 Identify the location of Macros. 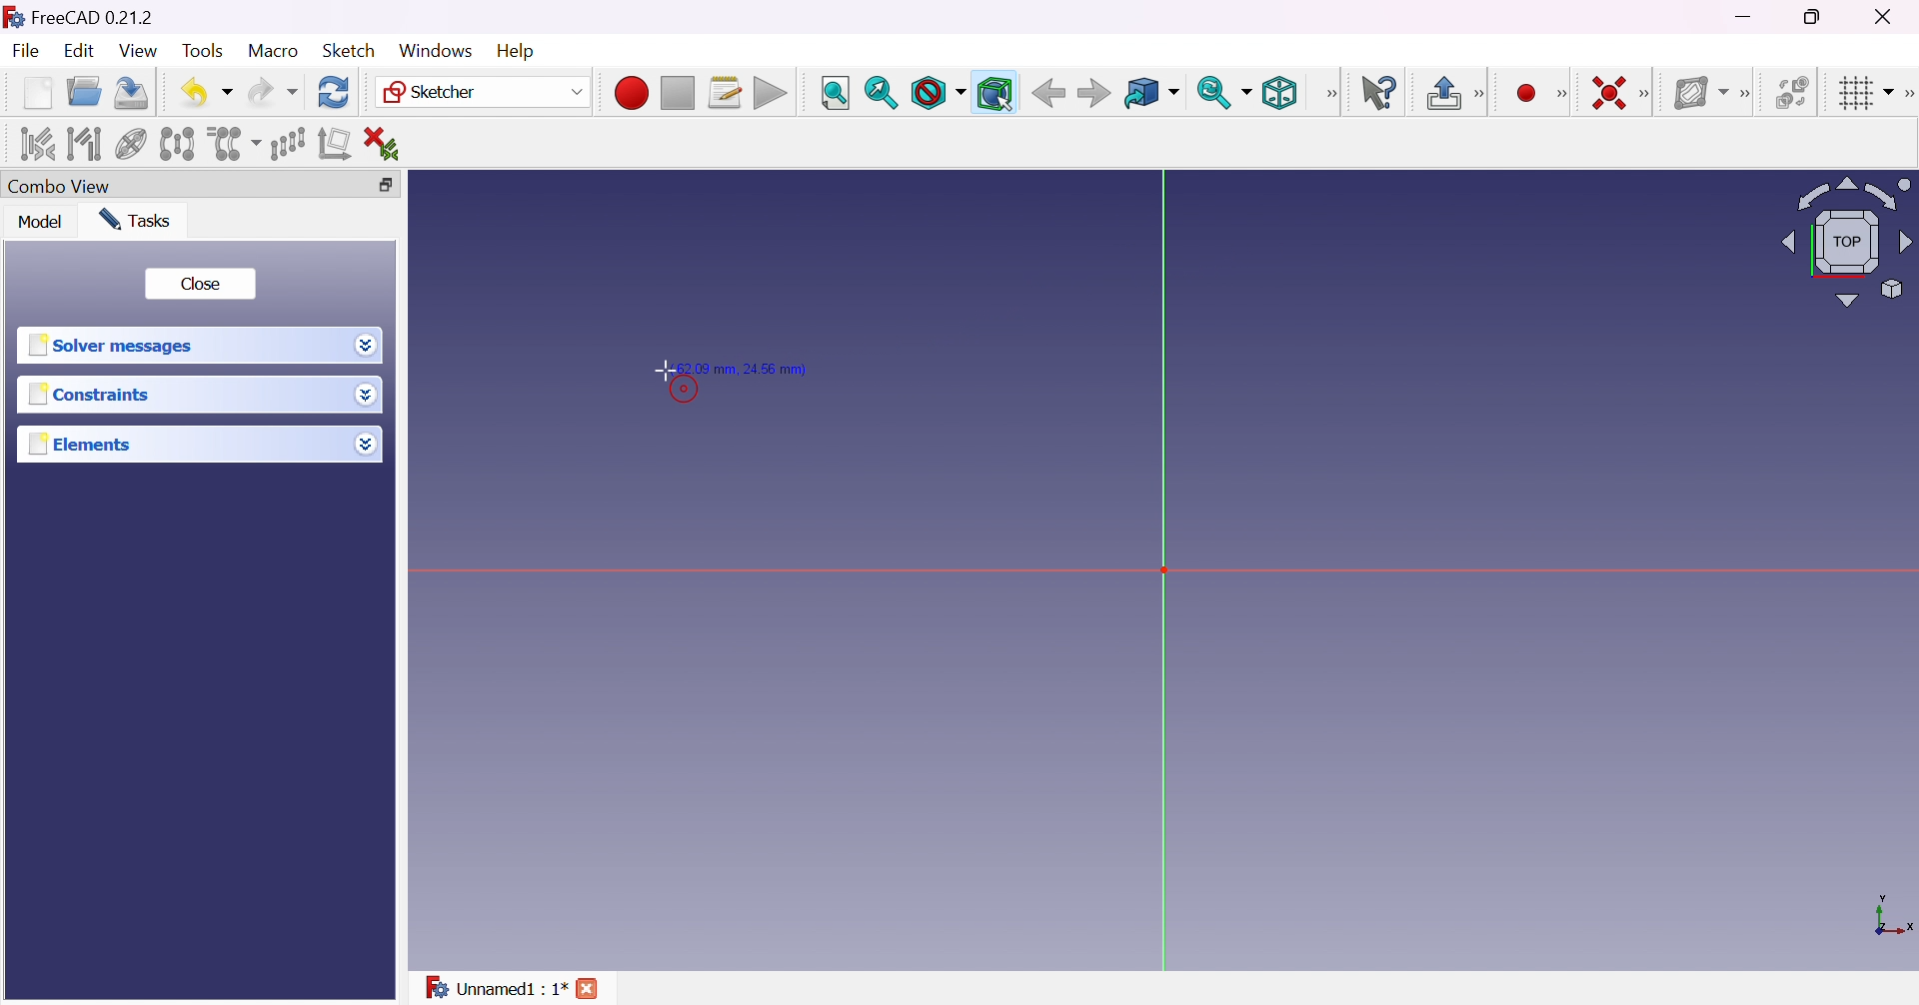
(726, 93).